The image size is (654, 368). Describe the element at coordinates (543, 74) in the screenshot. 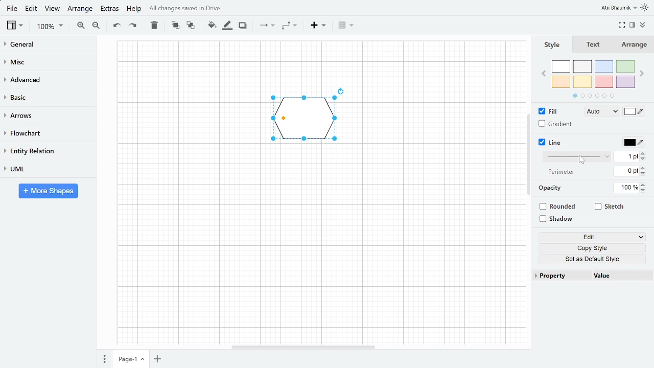

I see `Previous` at that location.